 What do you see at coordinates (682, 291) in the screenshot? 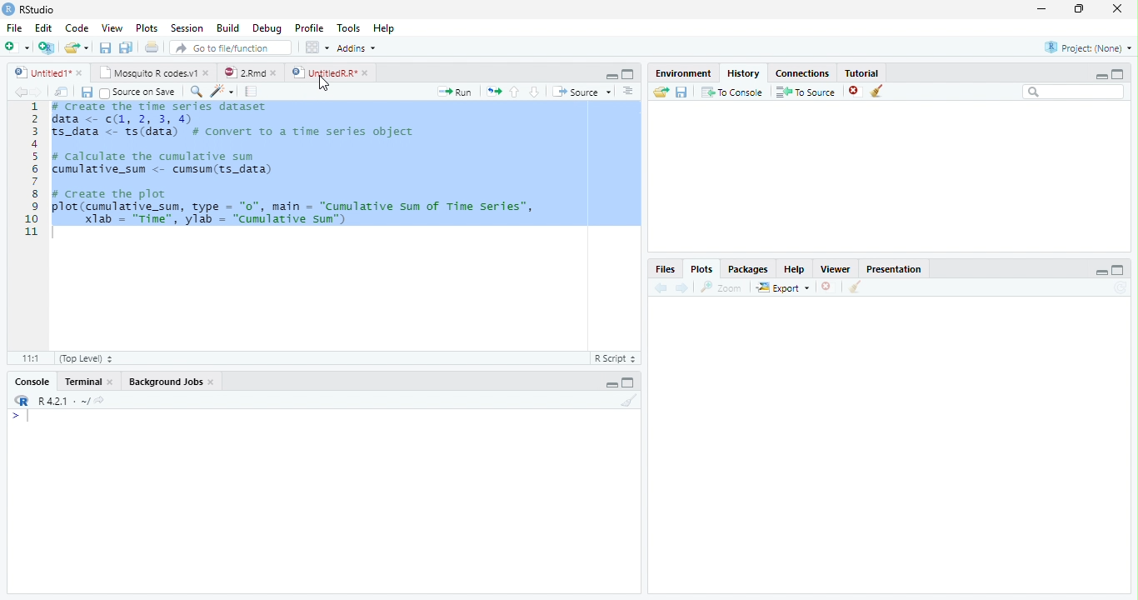
I see `Next` at bounding box center [682, 291].